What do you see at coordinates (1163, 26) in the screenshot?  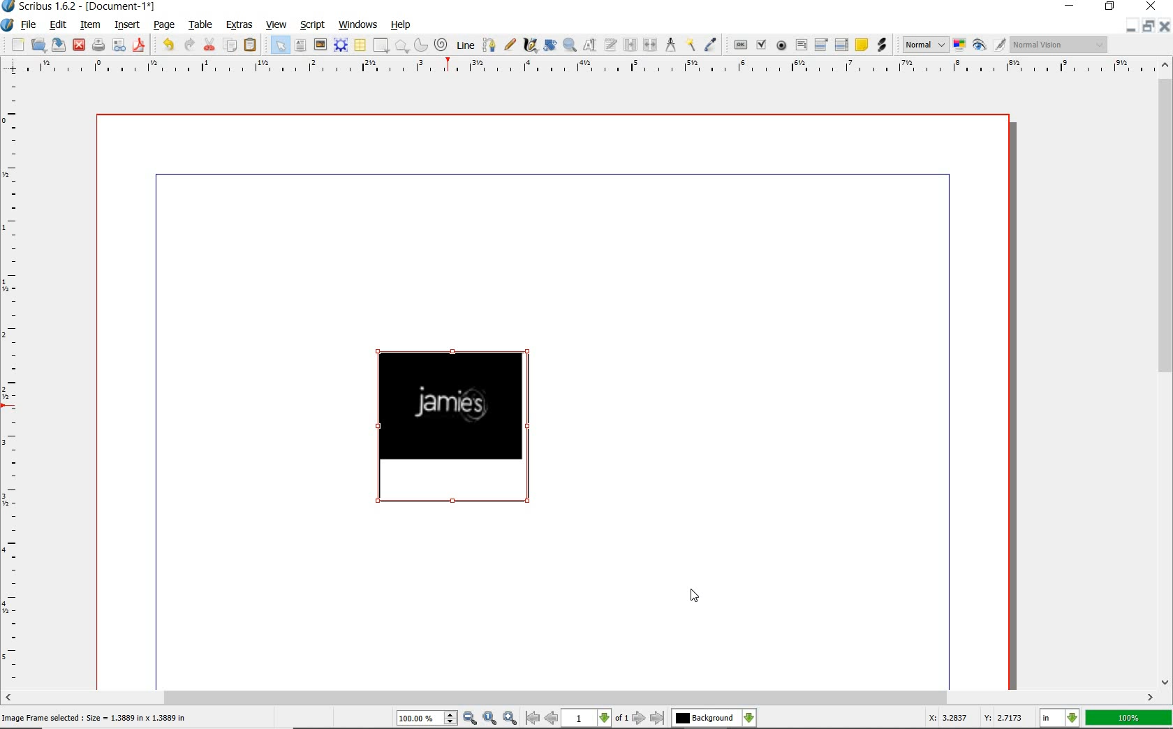 I see `CLOSE` at bounding box center [1163, 26].